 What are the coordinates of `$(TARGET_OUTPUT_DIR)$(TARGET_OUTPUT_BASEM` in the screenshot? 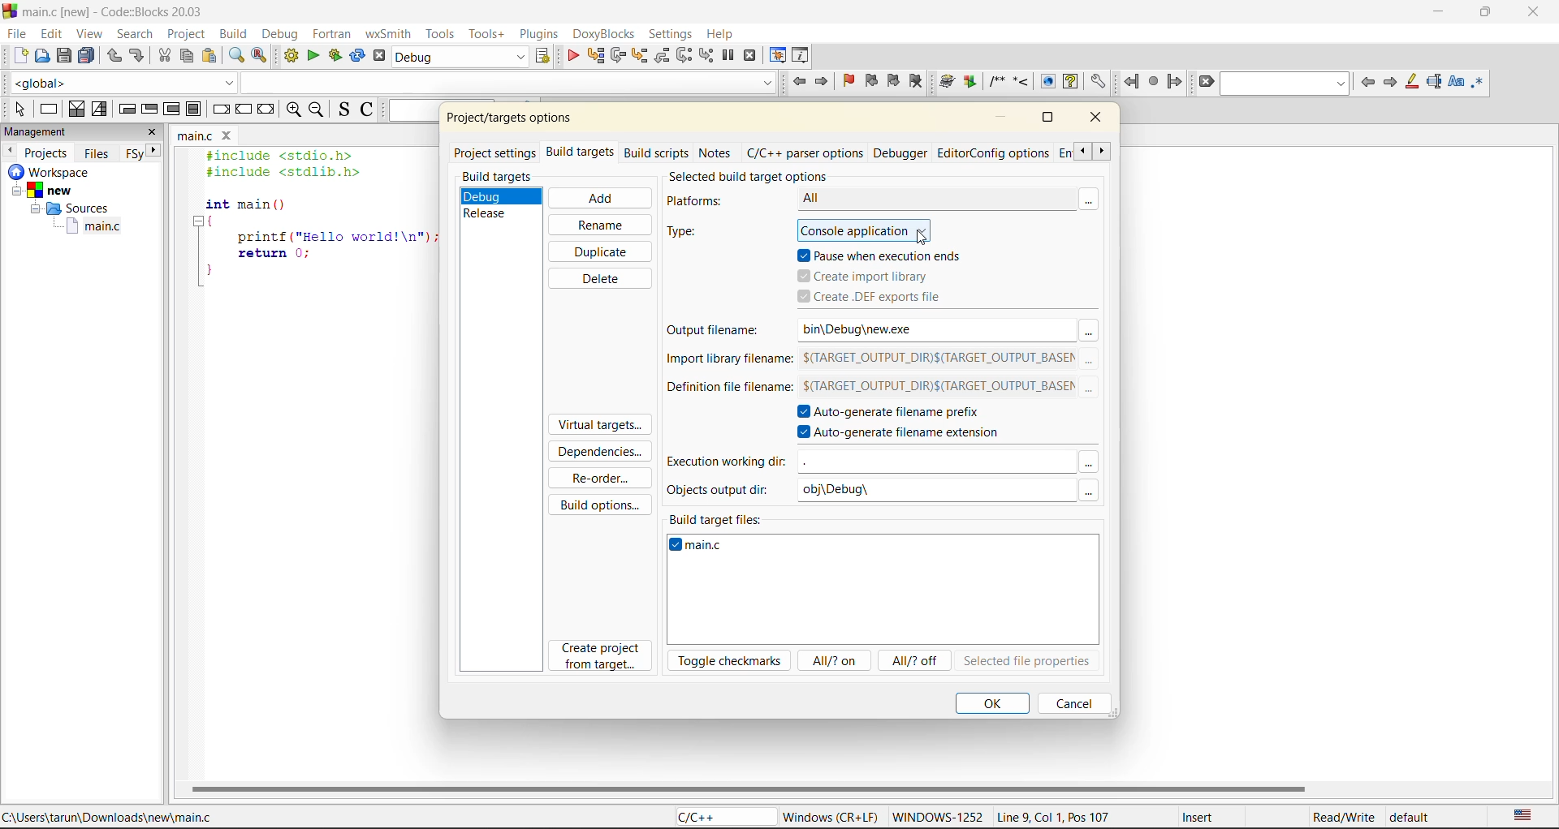 It's located at (951, 385).